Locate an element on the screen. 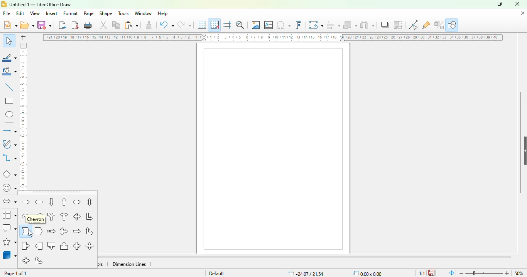 This screenshot has width=527, height=277. ellipse is located at coordinates (10, 115).